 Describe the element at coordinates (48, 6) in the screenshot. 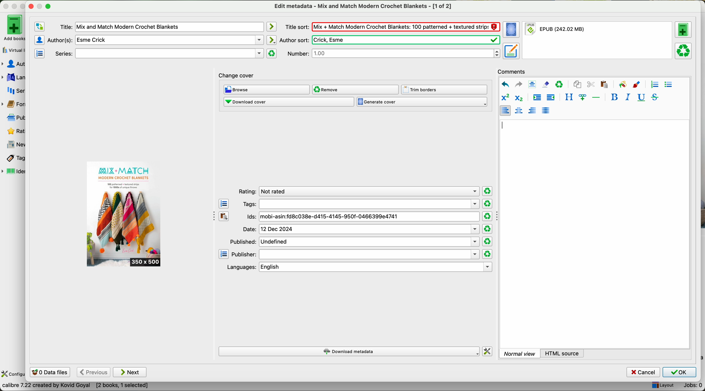

I see `maximize windows` at that location.